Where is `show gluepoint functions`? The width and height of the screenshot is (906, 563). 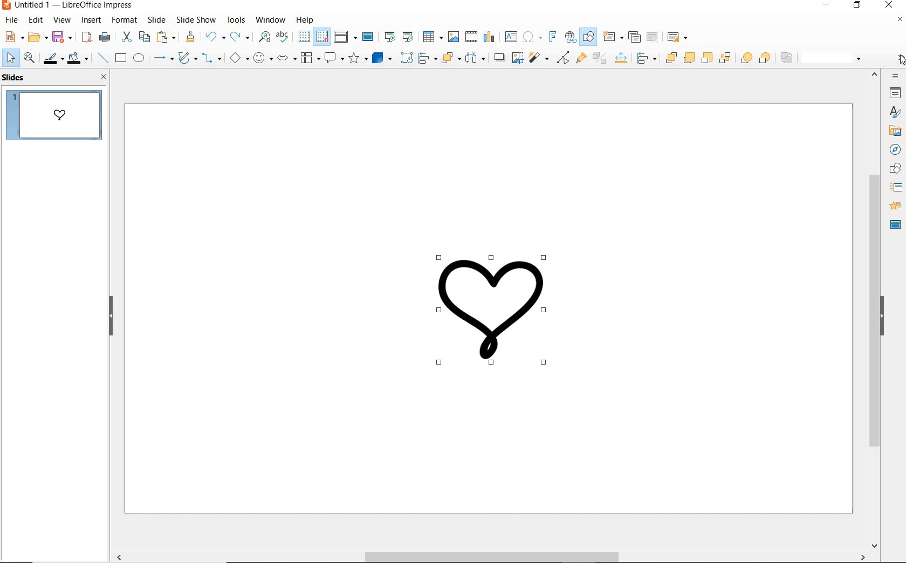 show gluepoint functions is located at coordinates (580, 58).